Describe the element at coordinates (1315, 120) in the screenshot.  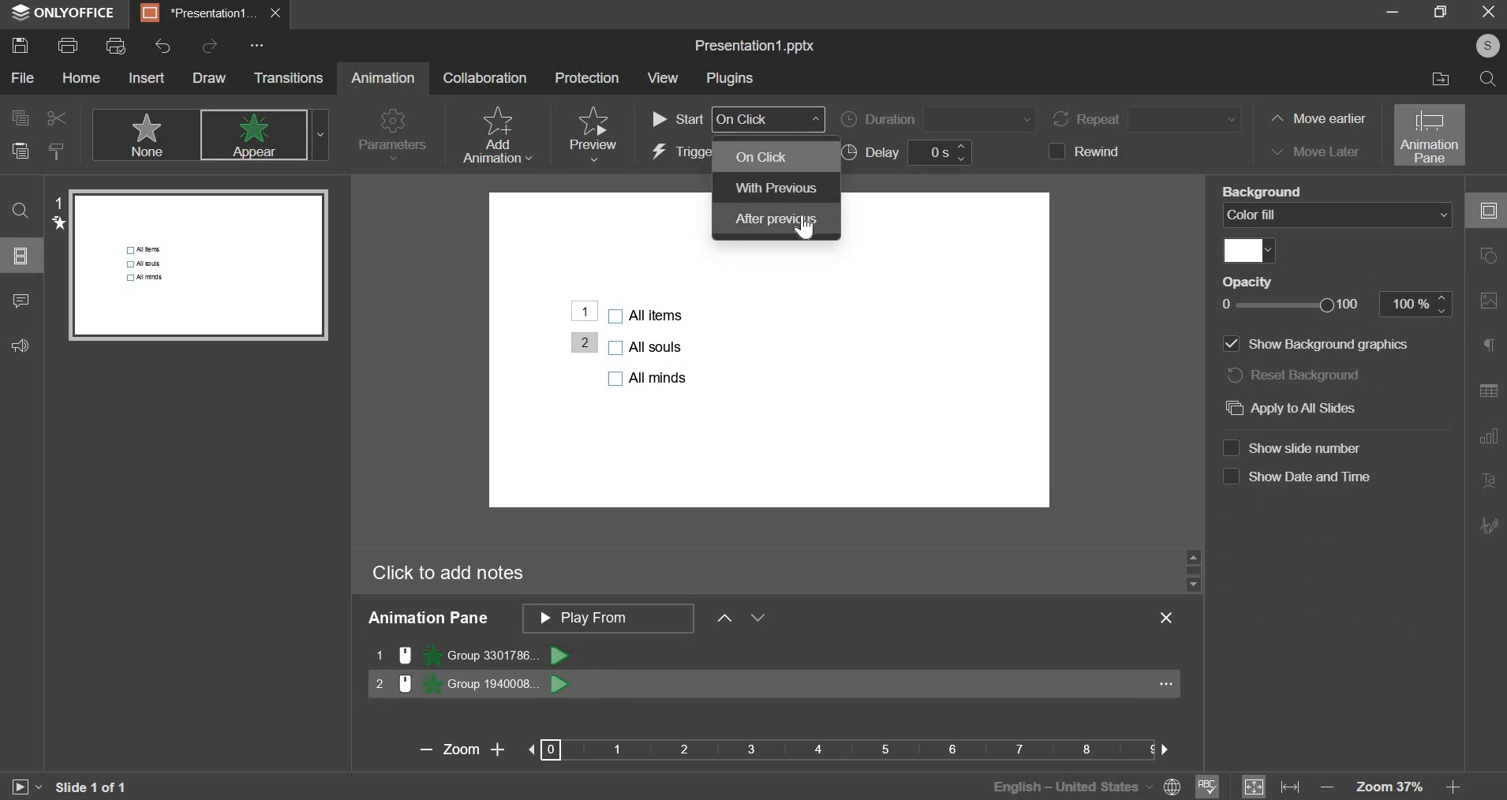
I see `move earlier` at that location.